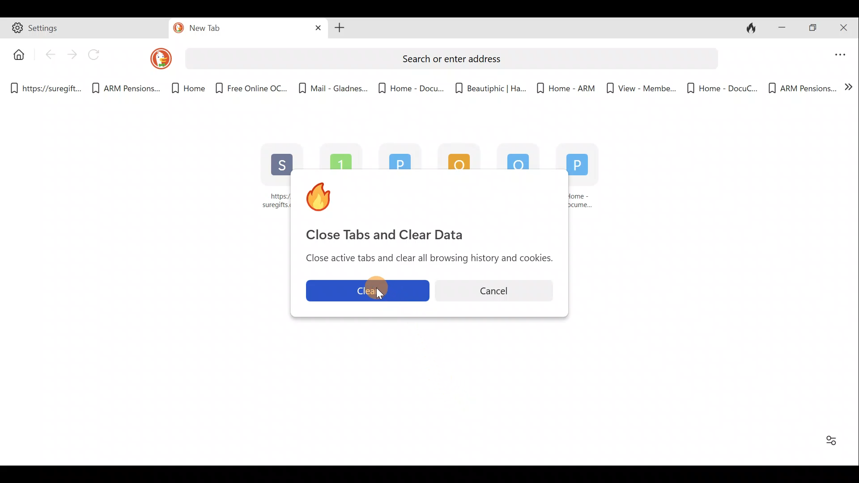 The image size is (859, 483). Describe the element at coordinates (425, 259) in the screenshot. I see `Close active tabs and clear all browsing history and cookies` at that location.